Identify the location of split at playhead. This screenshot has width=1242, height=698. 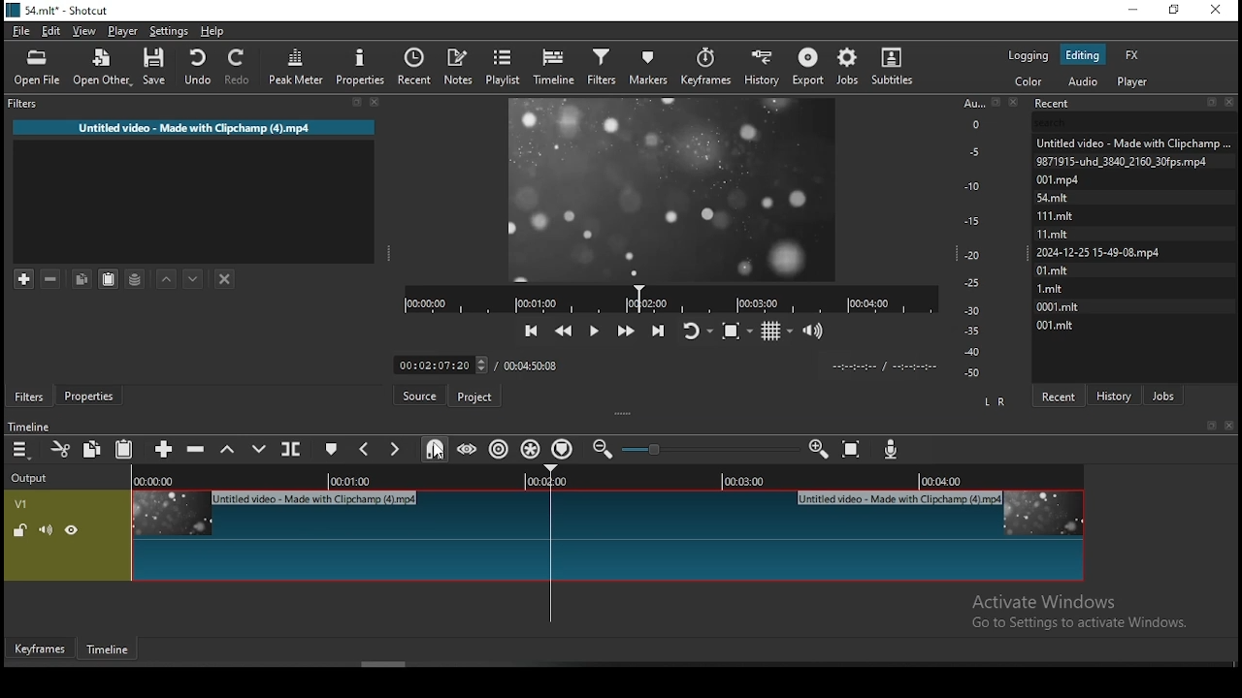
(290, 448).